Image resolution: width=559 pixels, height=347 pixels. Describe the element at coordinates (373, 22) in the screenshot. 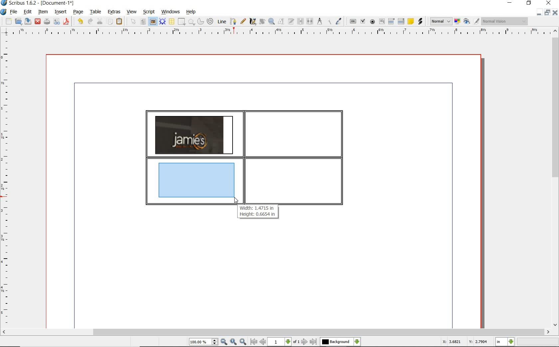

I see `pdf radio box` at that location.